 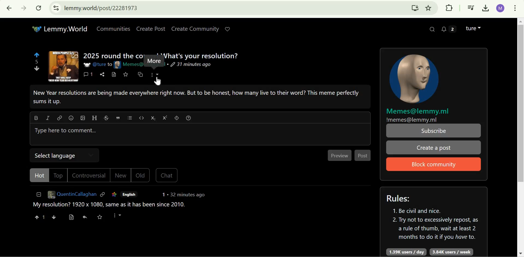 What do you see at coordinates (140, 74) in the screenshot?
I see `cross-post` at bounding box center [140, 74].